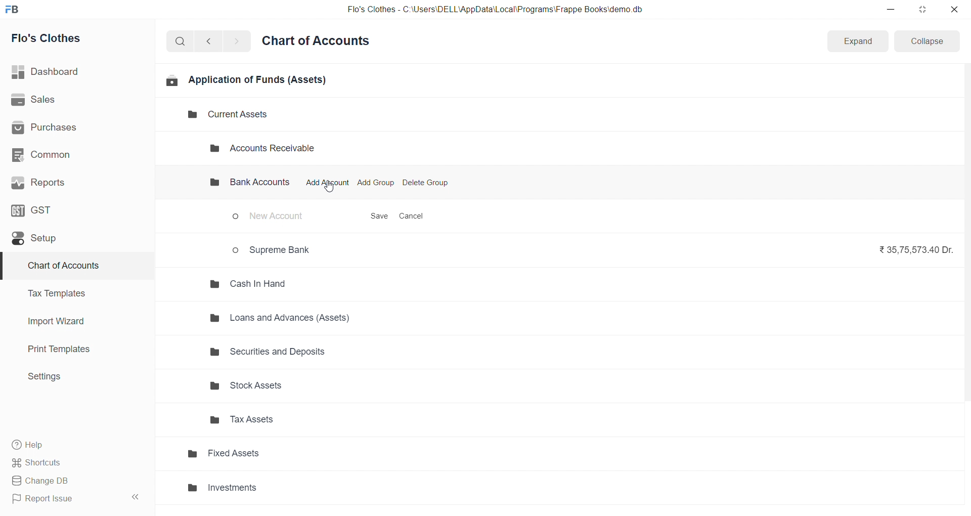  Describe the element at coordinates (379, 217) in the screenshot. I see `Save` at that location.